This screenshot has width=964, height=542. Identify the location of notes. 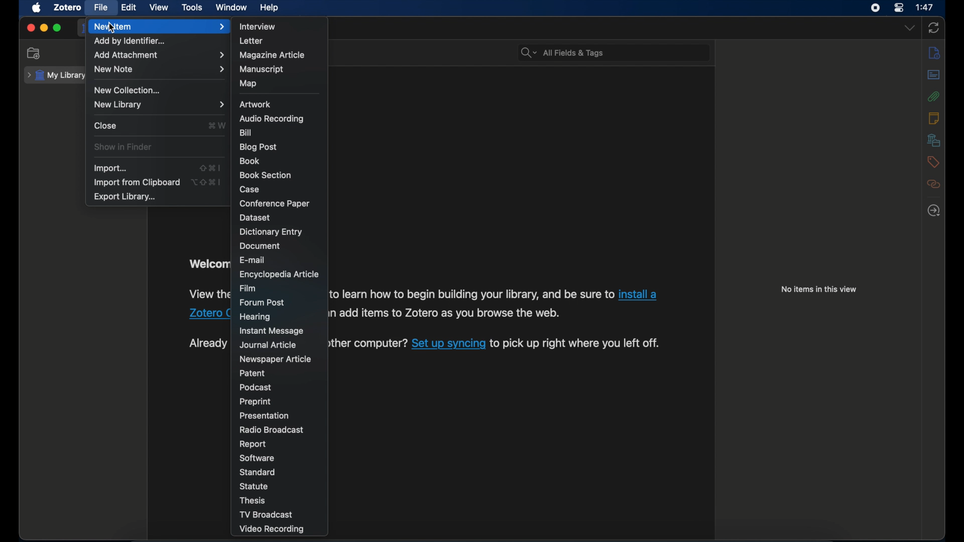
(934, 118).